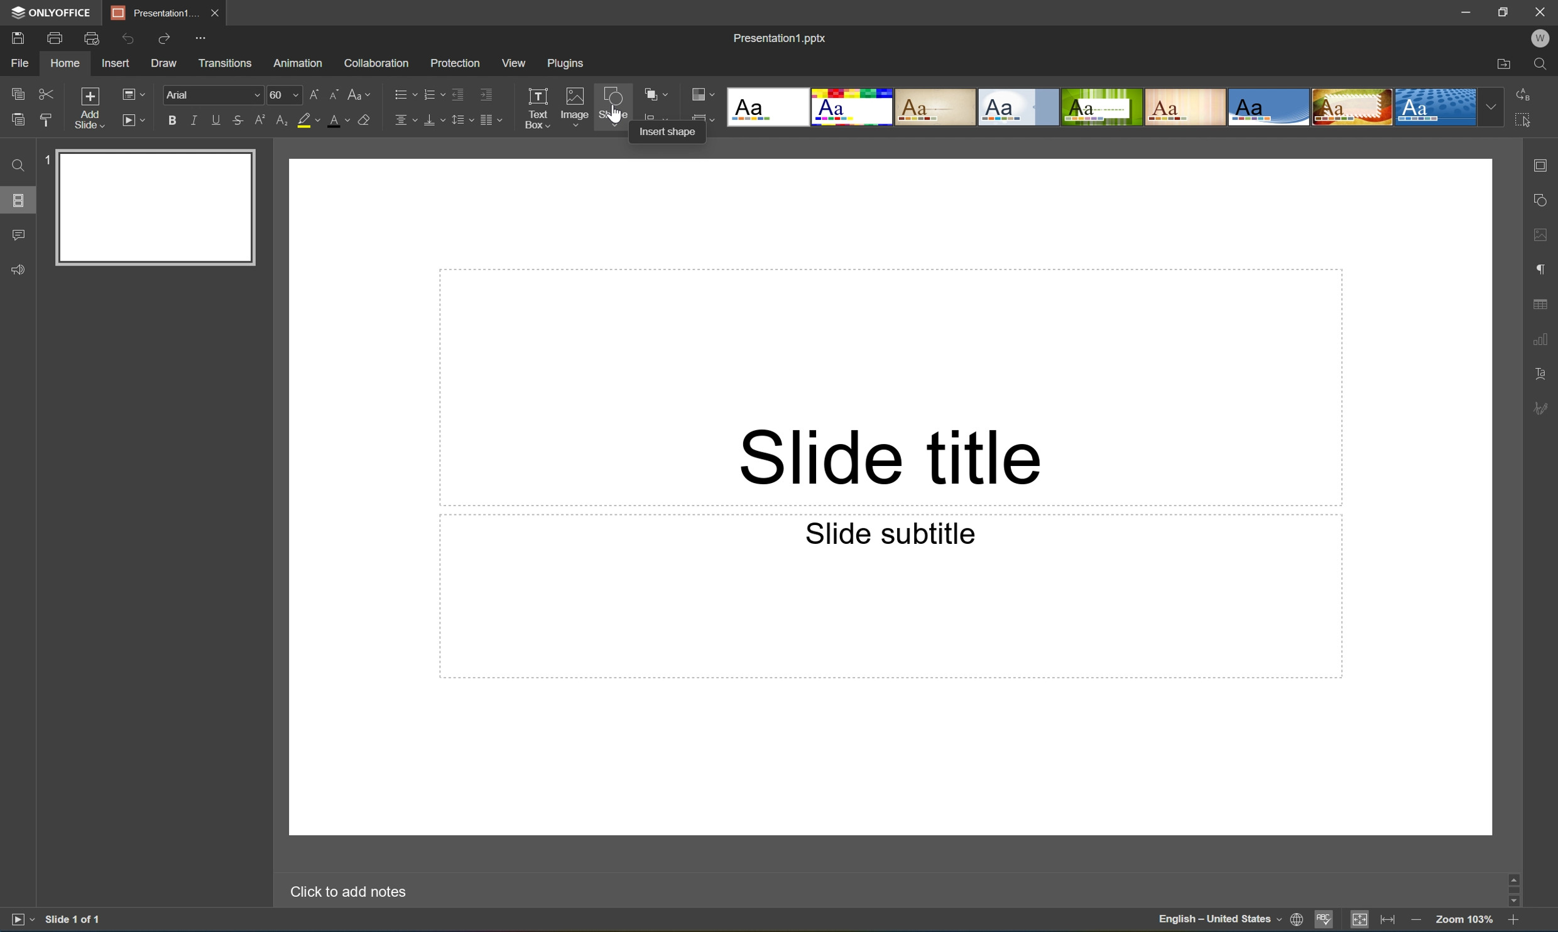  Describe the element at coordinates (334, 93) in the screenshot. I see `Decrement font size` at that location.